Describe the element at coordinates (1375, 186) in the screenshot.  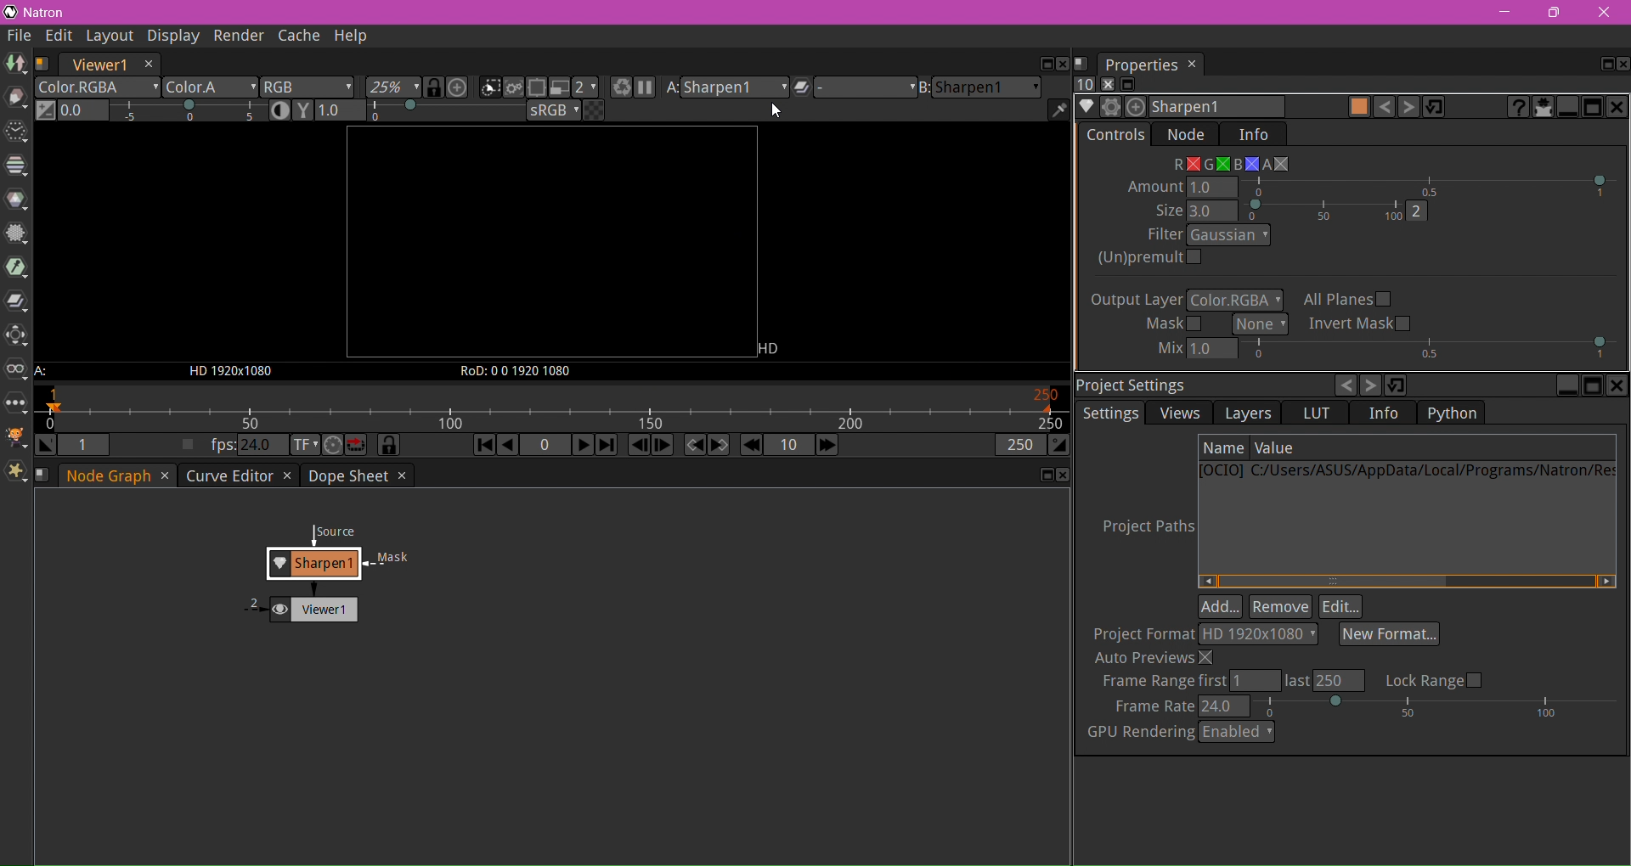
I see `Amount of sharpening to apply` at that location.